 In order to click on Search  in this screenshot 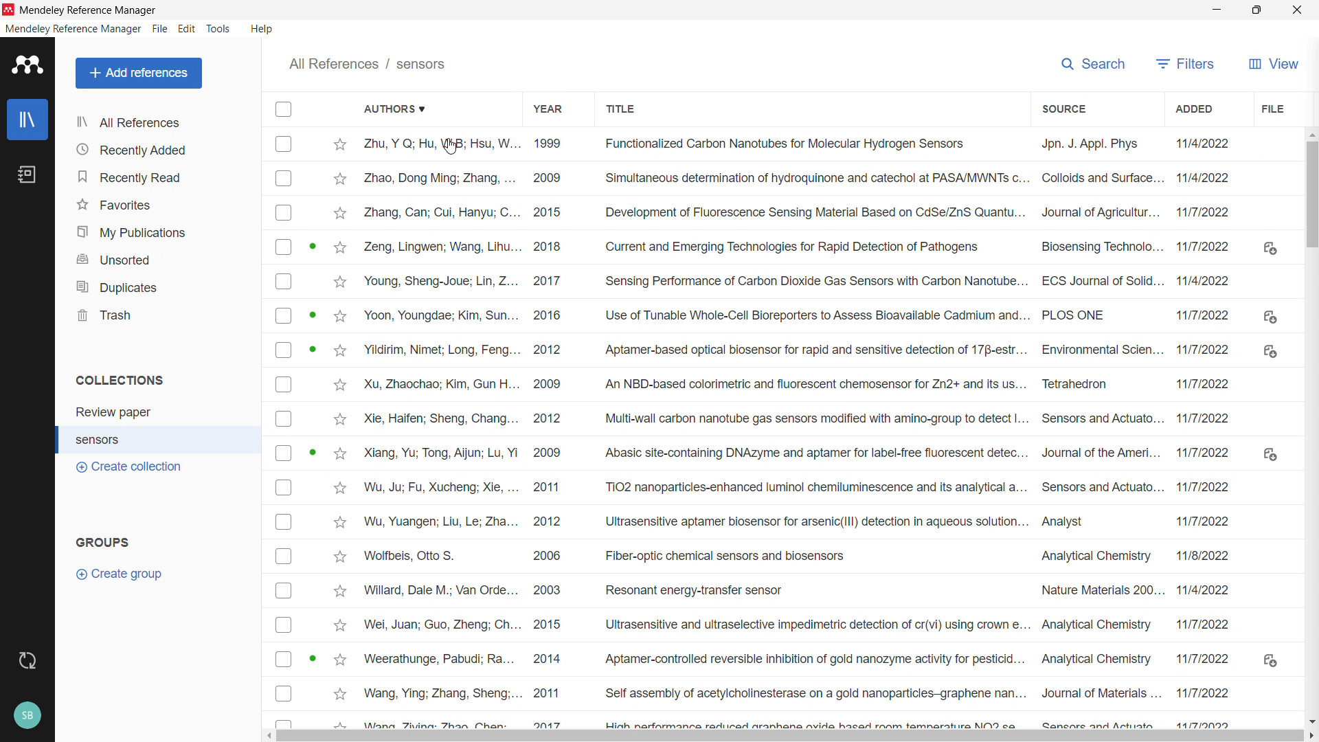, I will do `click(1092, 64)`.